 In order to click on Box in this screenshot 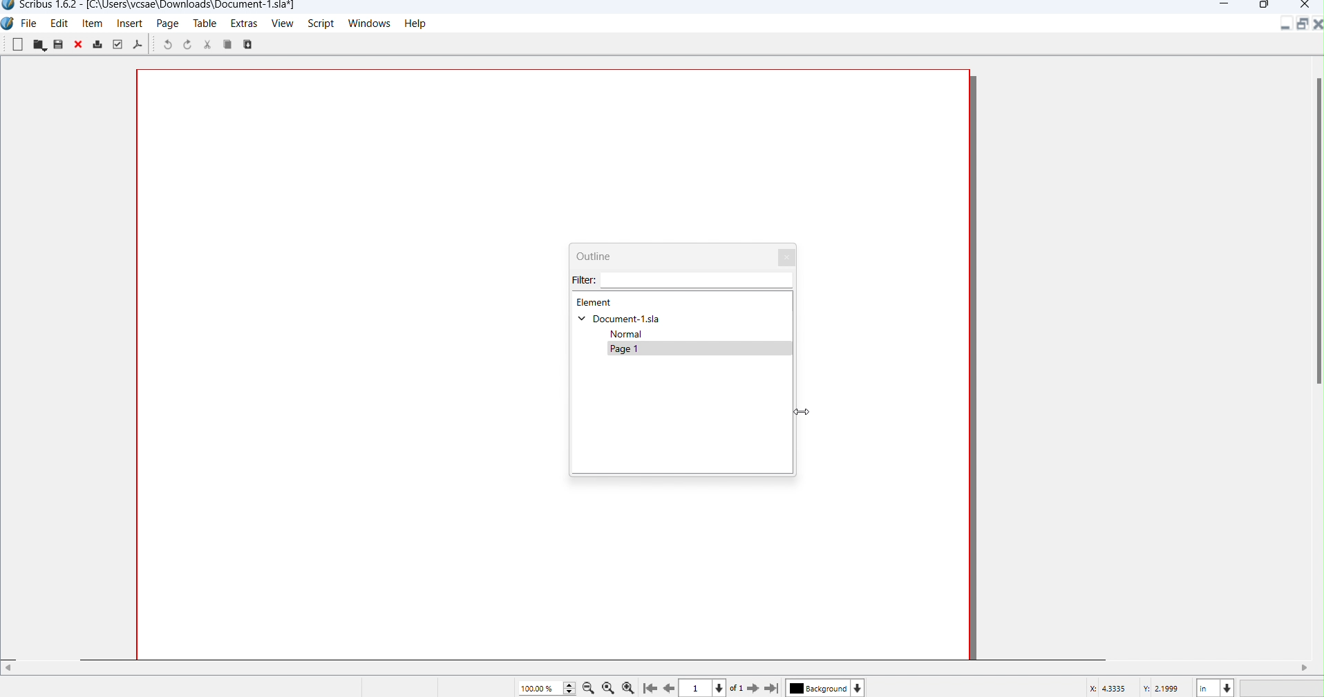, I will do `click(1263, 6)`.